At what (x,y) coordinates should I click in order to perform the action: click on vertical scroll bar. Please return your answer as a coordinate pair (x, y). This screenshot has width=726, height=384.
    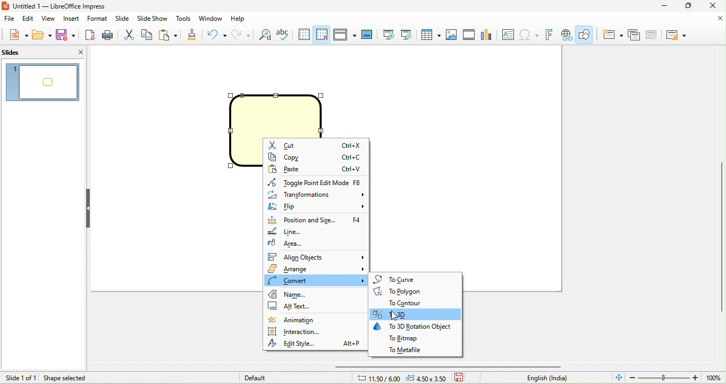
    Looking at the image, I should click on (721, 238).